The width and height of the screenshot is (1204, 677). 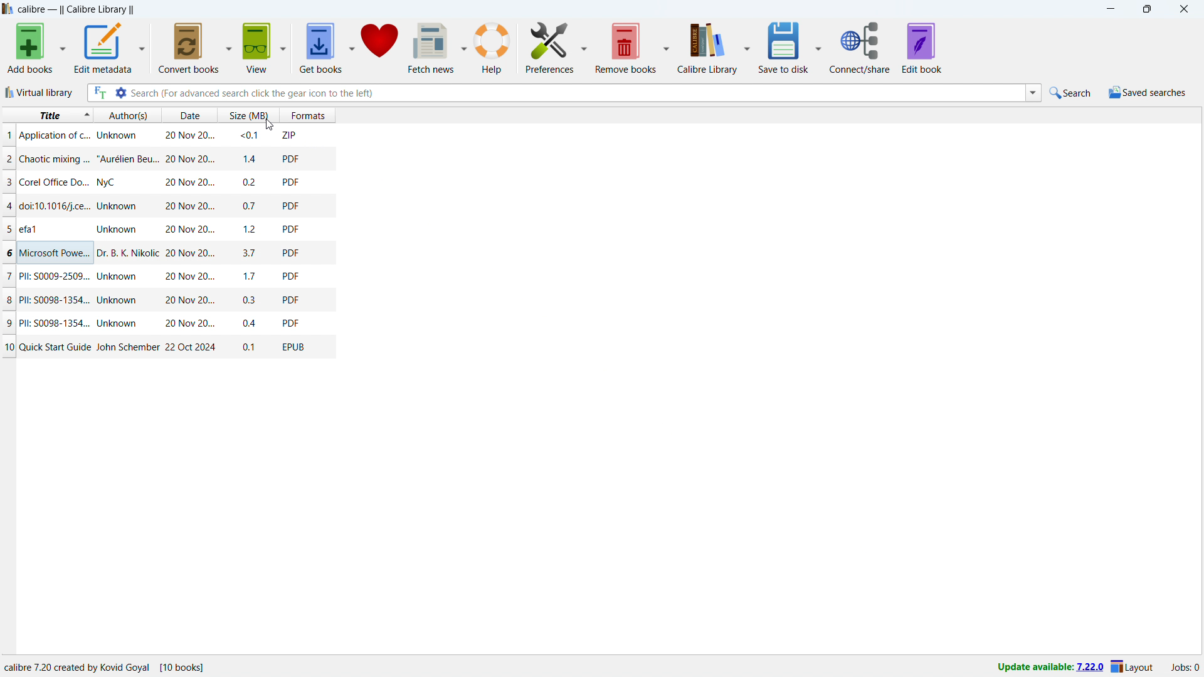 What do you see at coordinates (189, 183) in the screenshot?
I see `date` at bounding box center [189, 183].